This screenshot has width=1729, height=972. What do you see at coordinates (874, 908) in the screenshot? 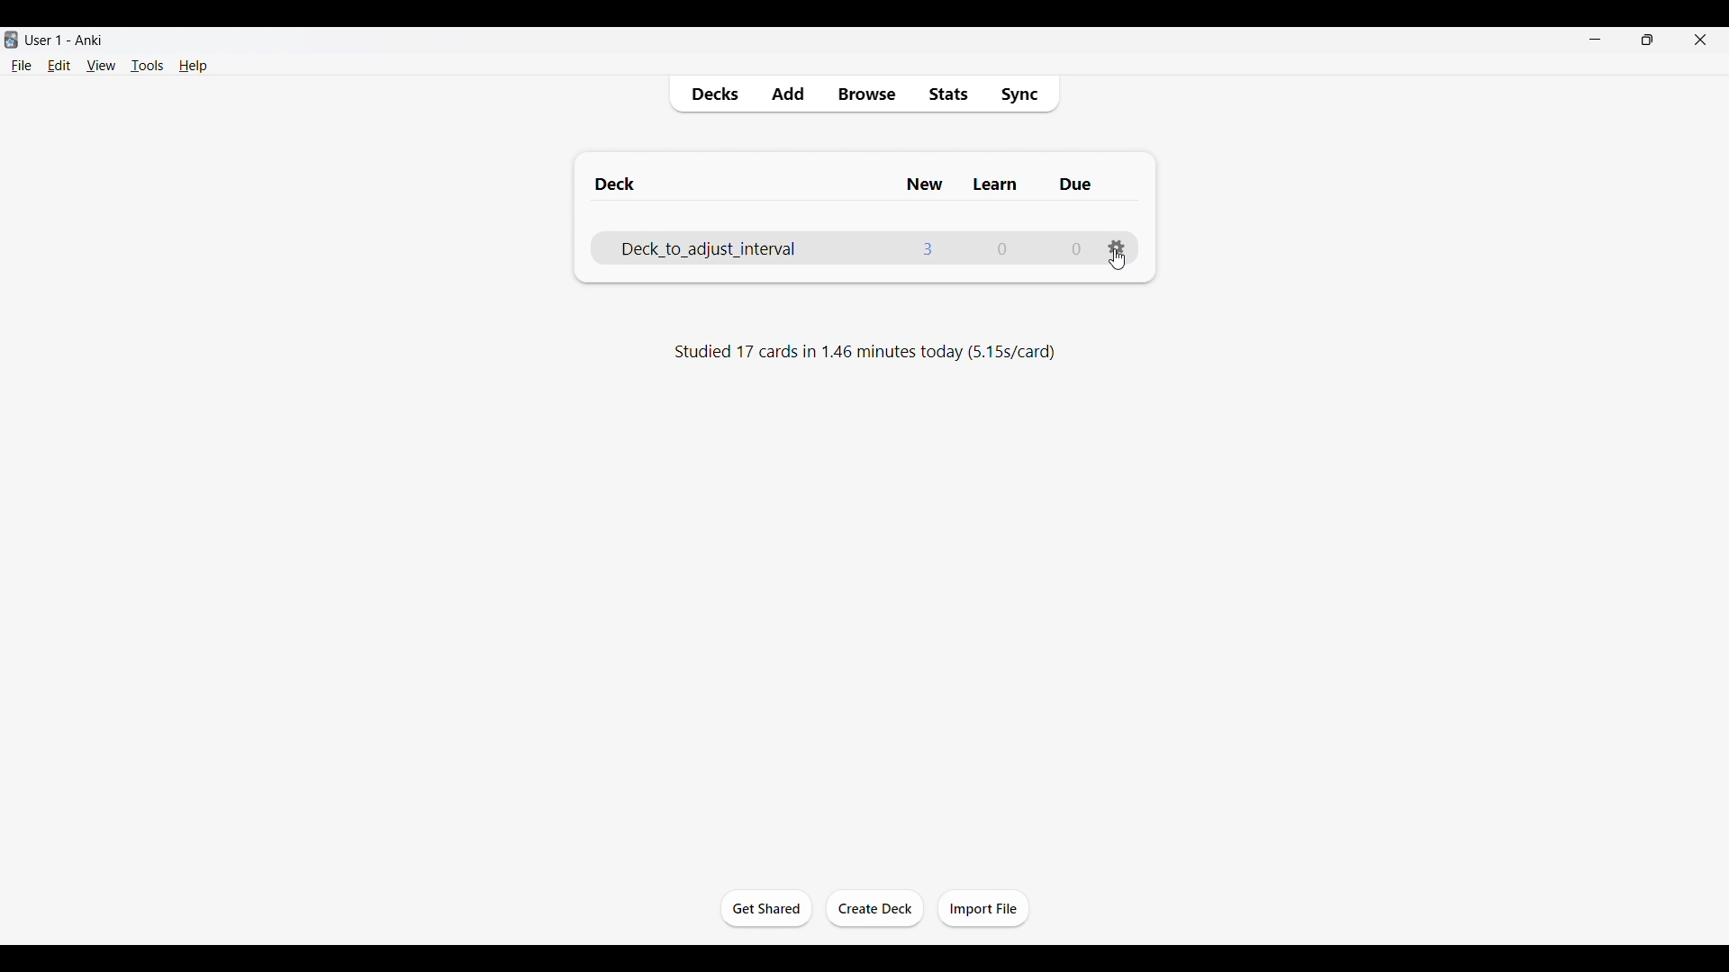
I see `Create deck` at bounding box center [874, 908].